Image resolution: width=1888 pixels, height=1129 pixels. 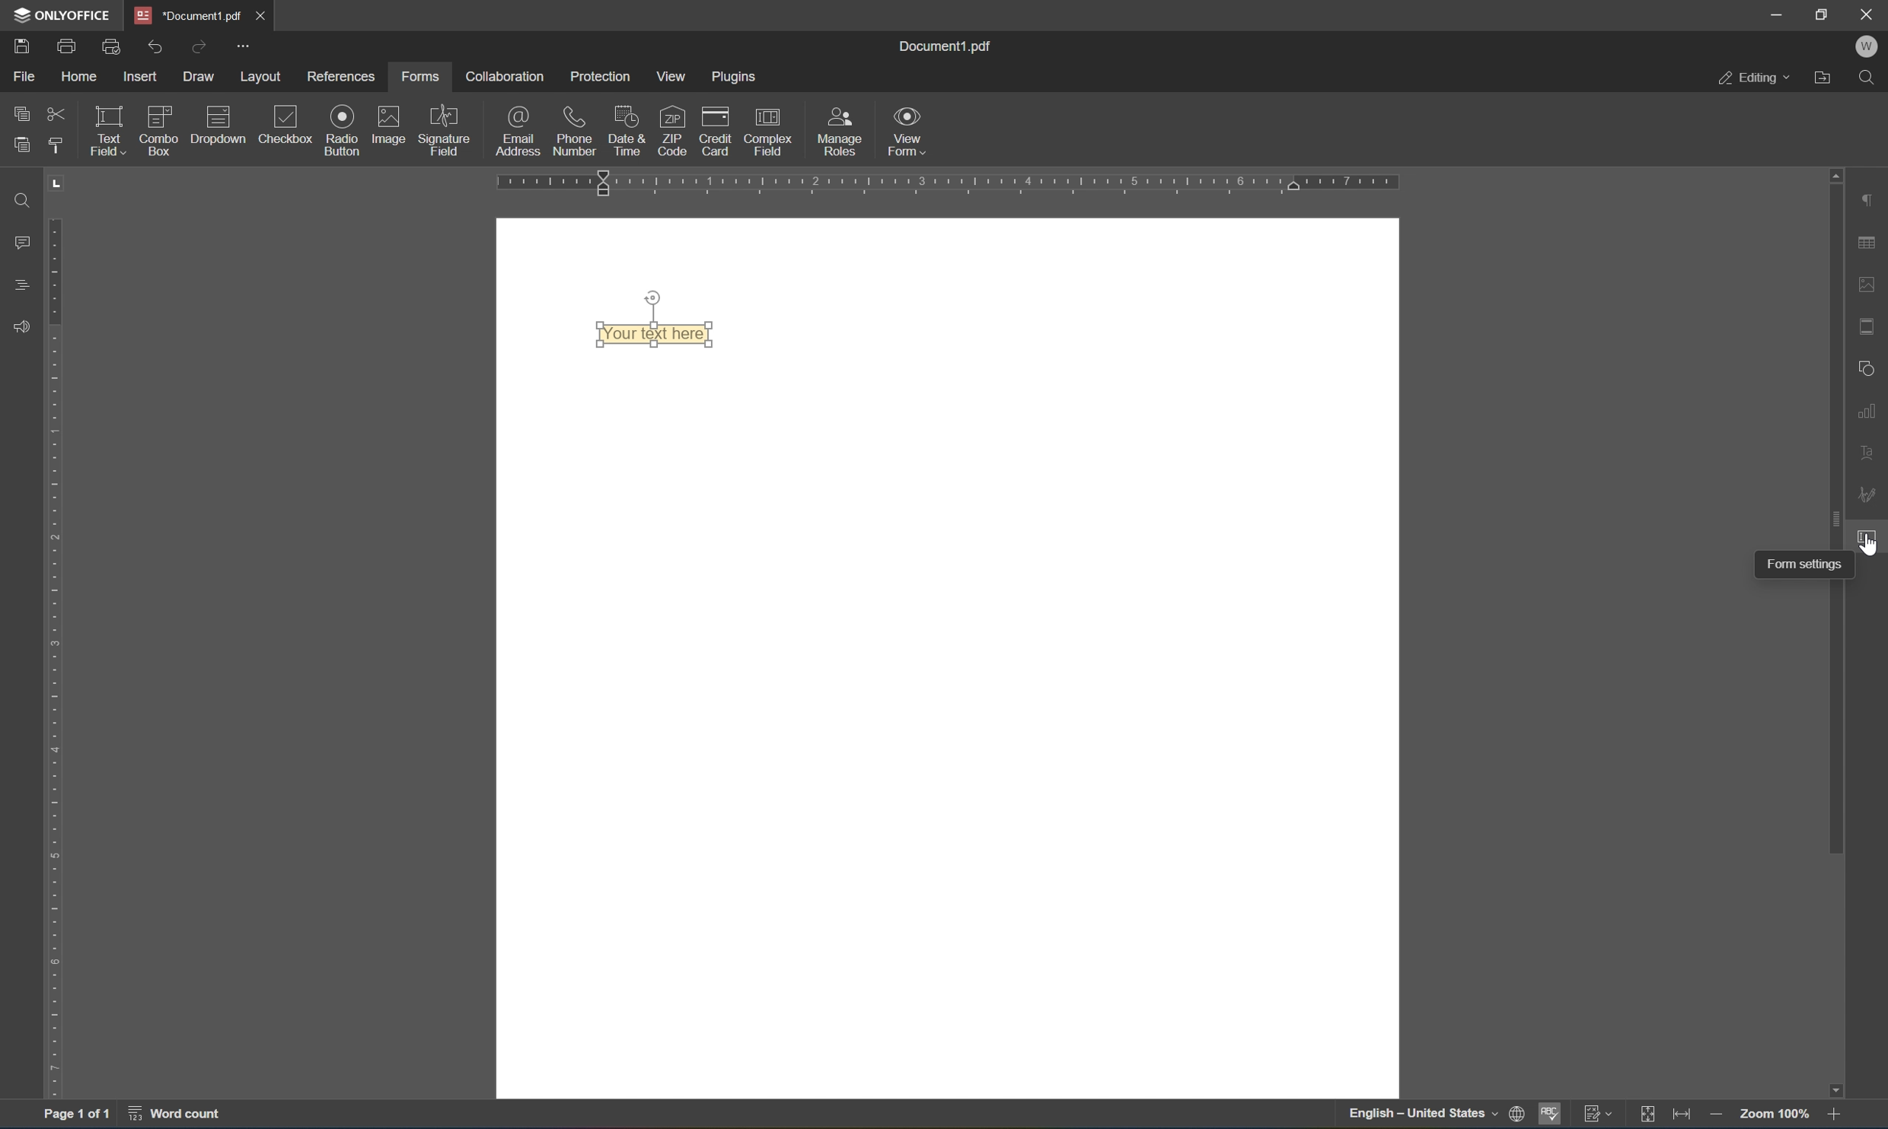 What do you see at coordinates (261, 15) in the screenshot?
I see `close` at bounding box center [261, 15].